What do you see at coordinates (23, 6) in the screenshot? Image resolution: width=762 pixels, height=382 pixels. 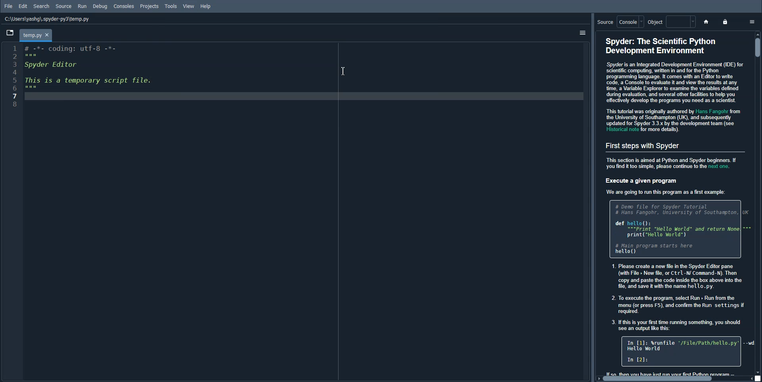 I see `Edit` at bounding box center [23, 6].